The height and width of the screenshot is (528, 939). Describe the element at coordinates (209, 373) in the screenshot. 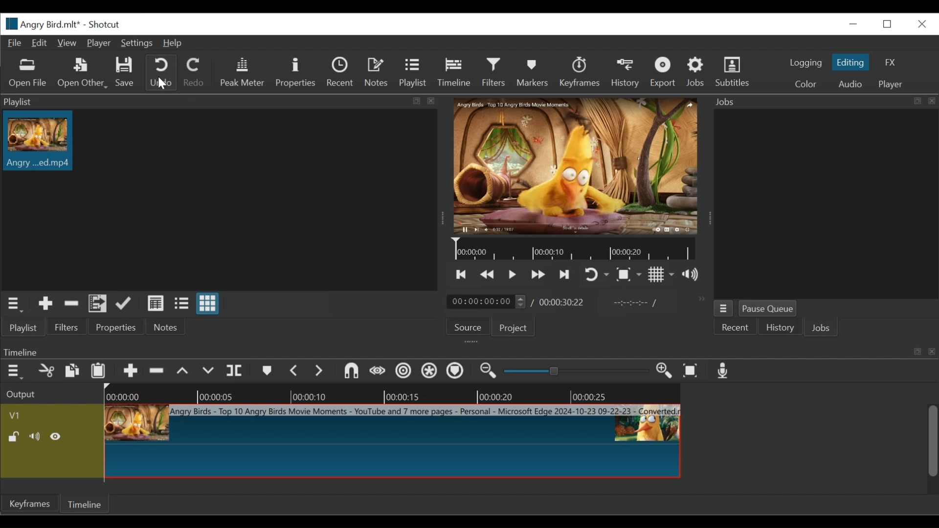

I see `Overwrite` at that location.